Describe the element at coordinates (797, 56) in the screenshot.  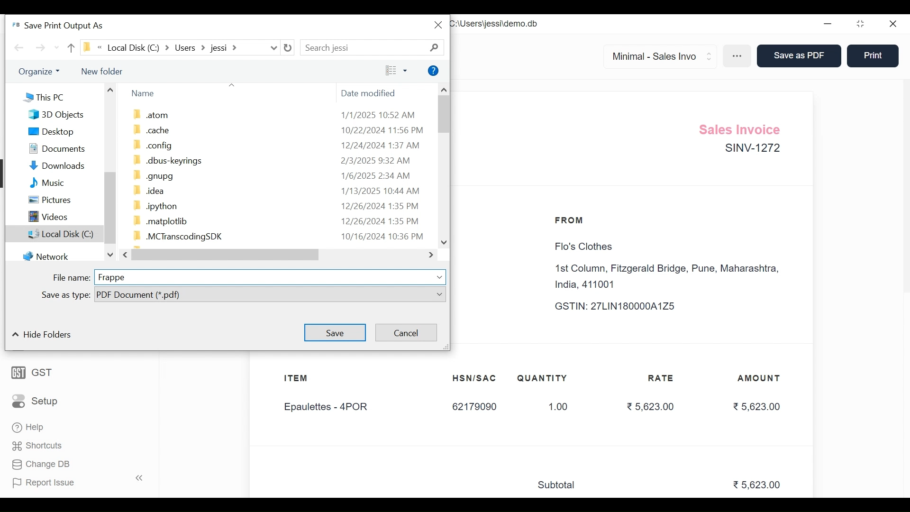
I see `Save as PDF` at that location.